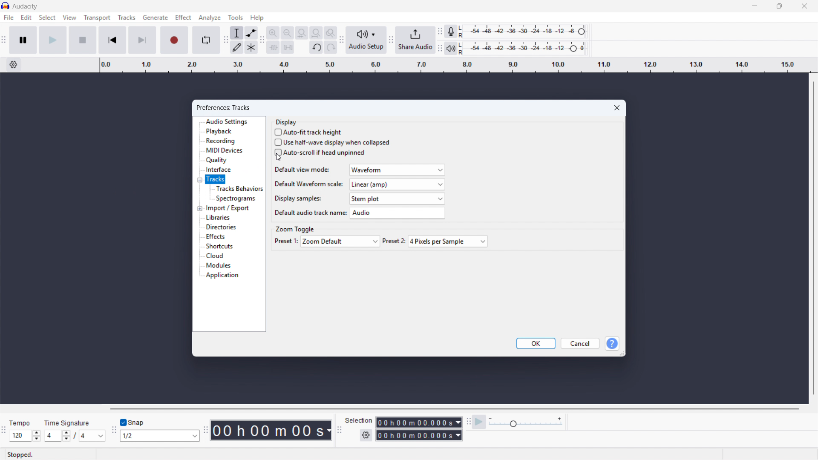  I want to click on snapping toolbar, so click(113, 431).